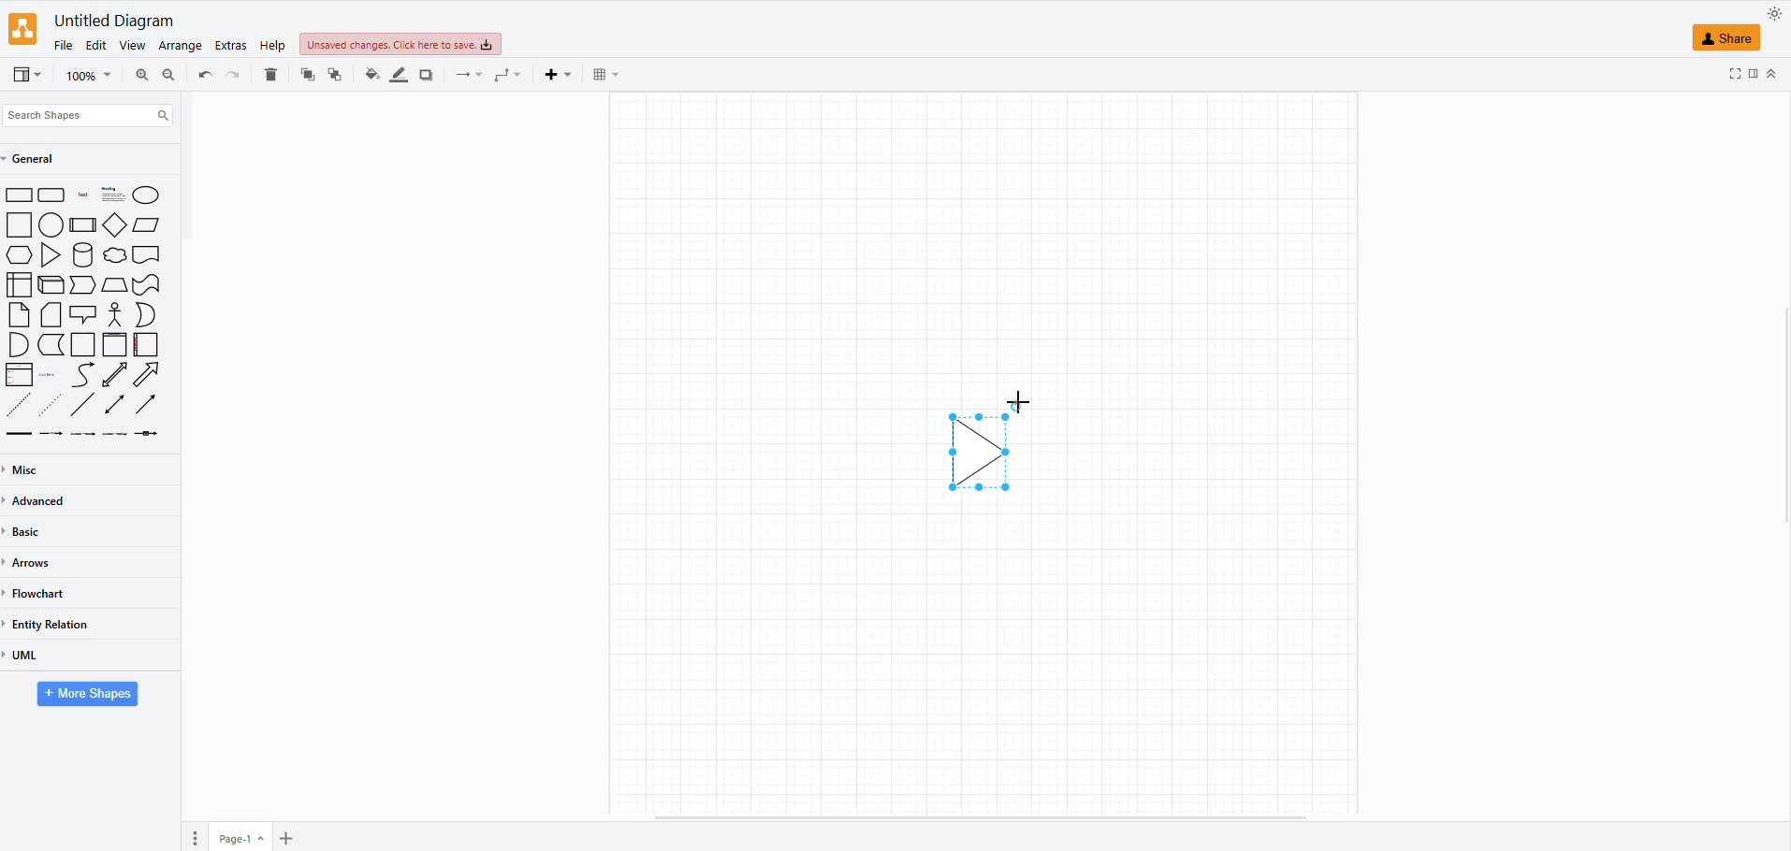 This screenshot has width=1791, height=851. Describe the element at coordinates (131, 44) in the screenshot. I see `view` at that location.